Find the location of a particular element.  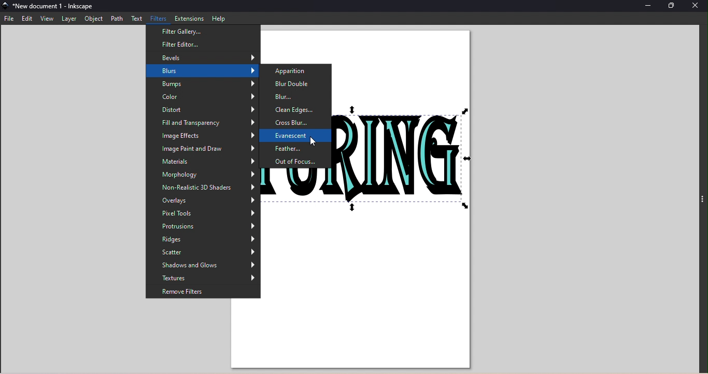

Out of focus is located at coordinates (297, 161).